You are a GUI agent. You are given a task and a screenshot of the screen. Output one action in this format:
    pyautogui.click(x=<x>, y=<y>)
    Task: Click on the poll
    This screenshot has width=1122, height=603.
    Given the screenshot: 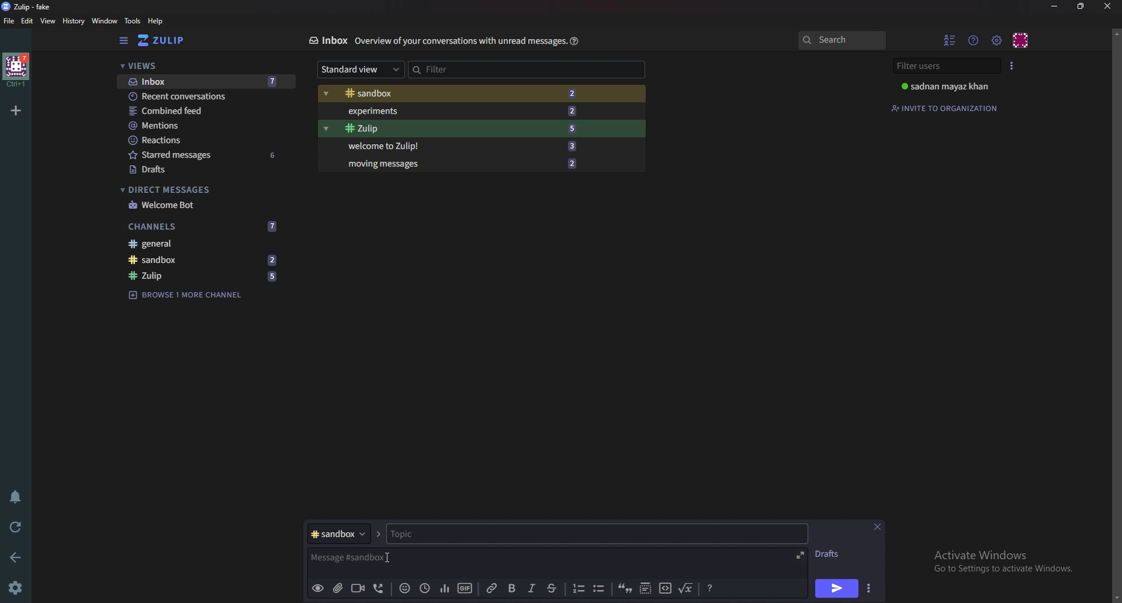 What is the action you would take?
    pyautogui.click(x=442, y=588)
    